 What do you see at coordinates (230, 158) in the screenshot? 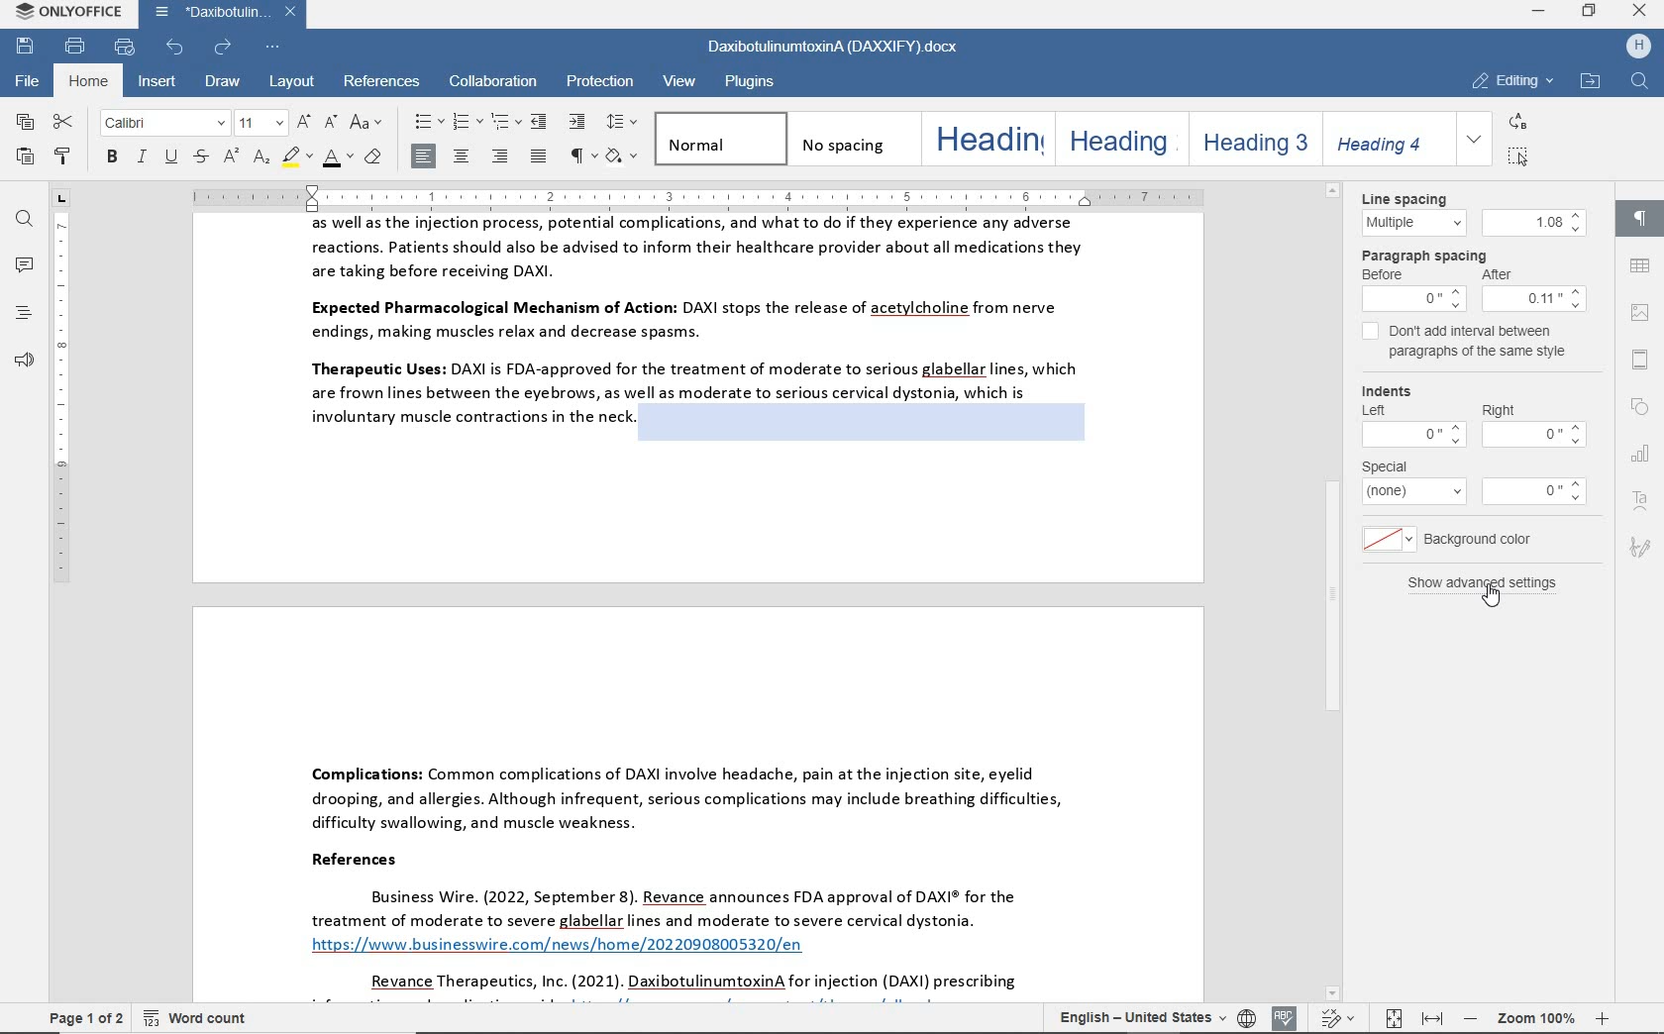
I see `superscript` at bounding box center [230, 158].